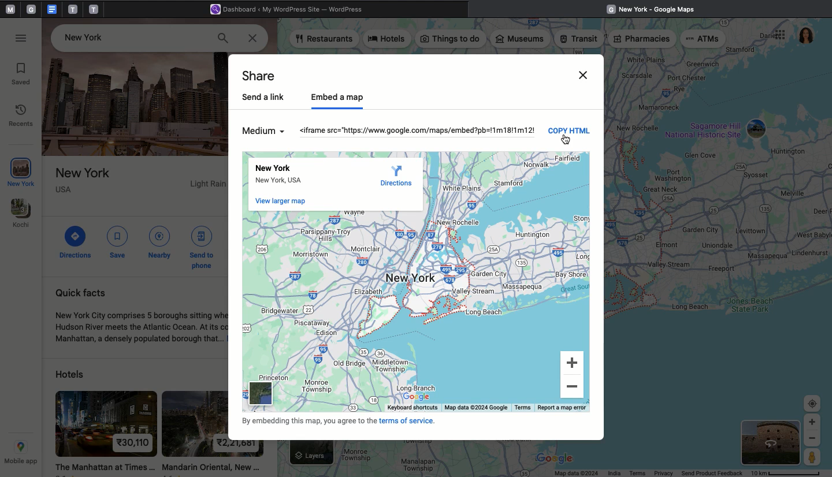 The height and width of the screenshot is (477, 832). What do you see at coordinates (89, 36) in the screenshot?
I see `Place -New York` at bounding box center [89, 36].